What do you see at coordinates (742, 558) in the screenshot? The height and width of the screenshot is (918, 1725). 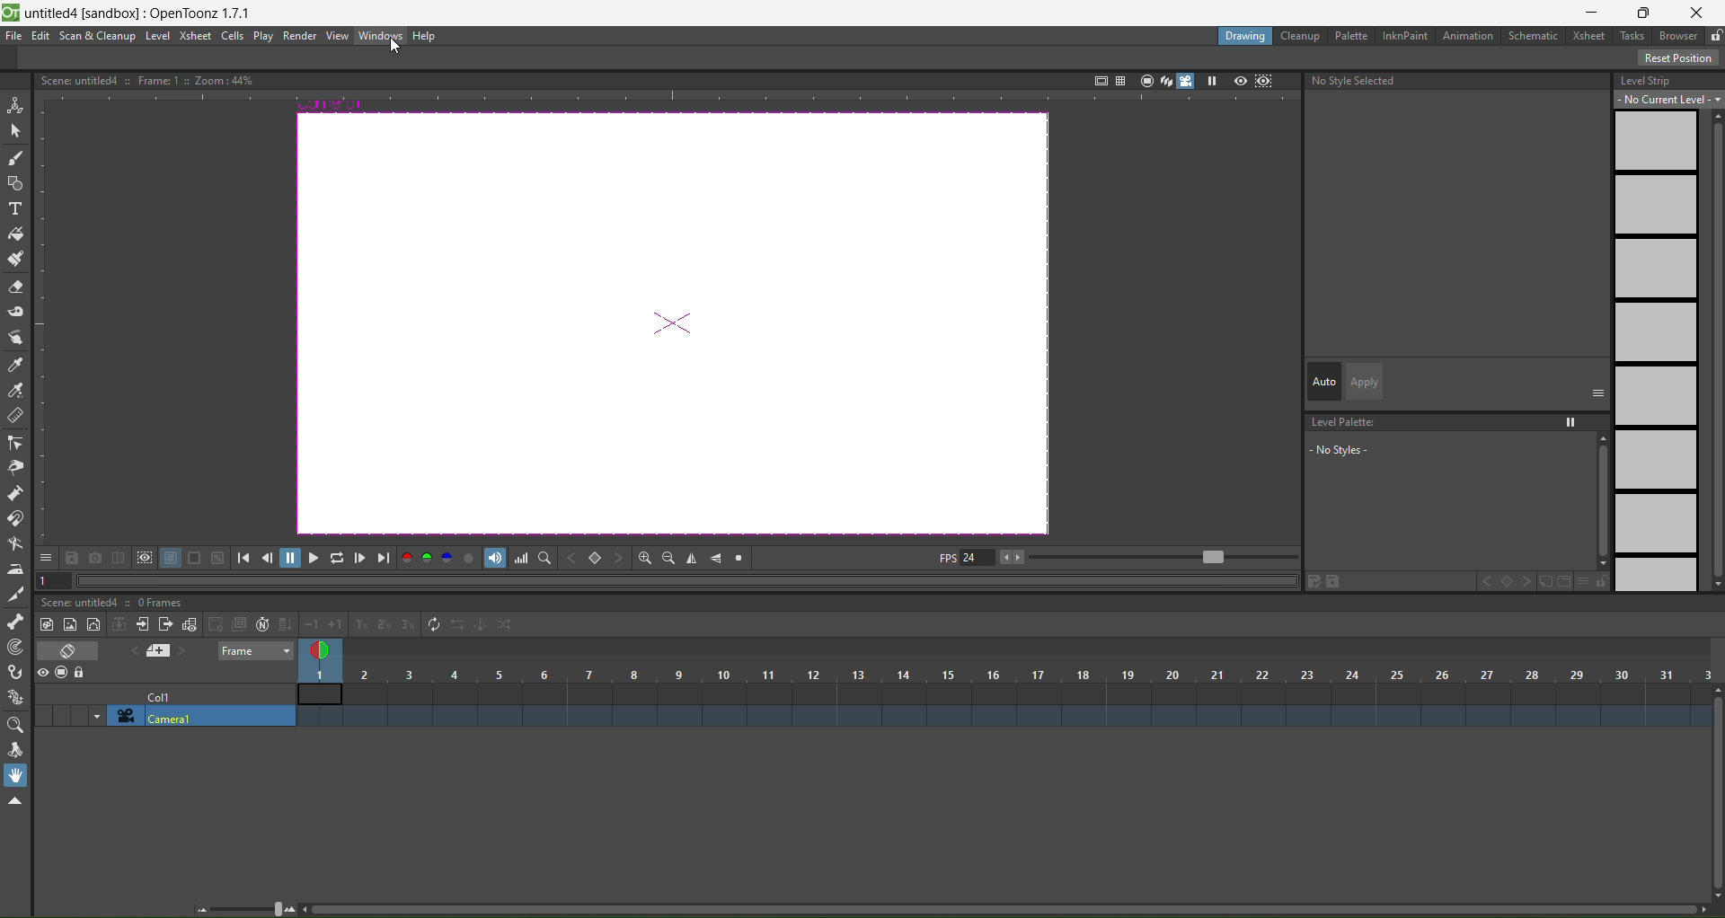 I see `reset view` at bounding box center [742, 558].